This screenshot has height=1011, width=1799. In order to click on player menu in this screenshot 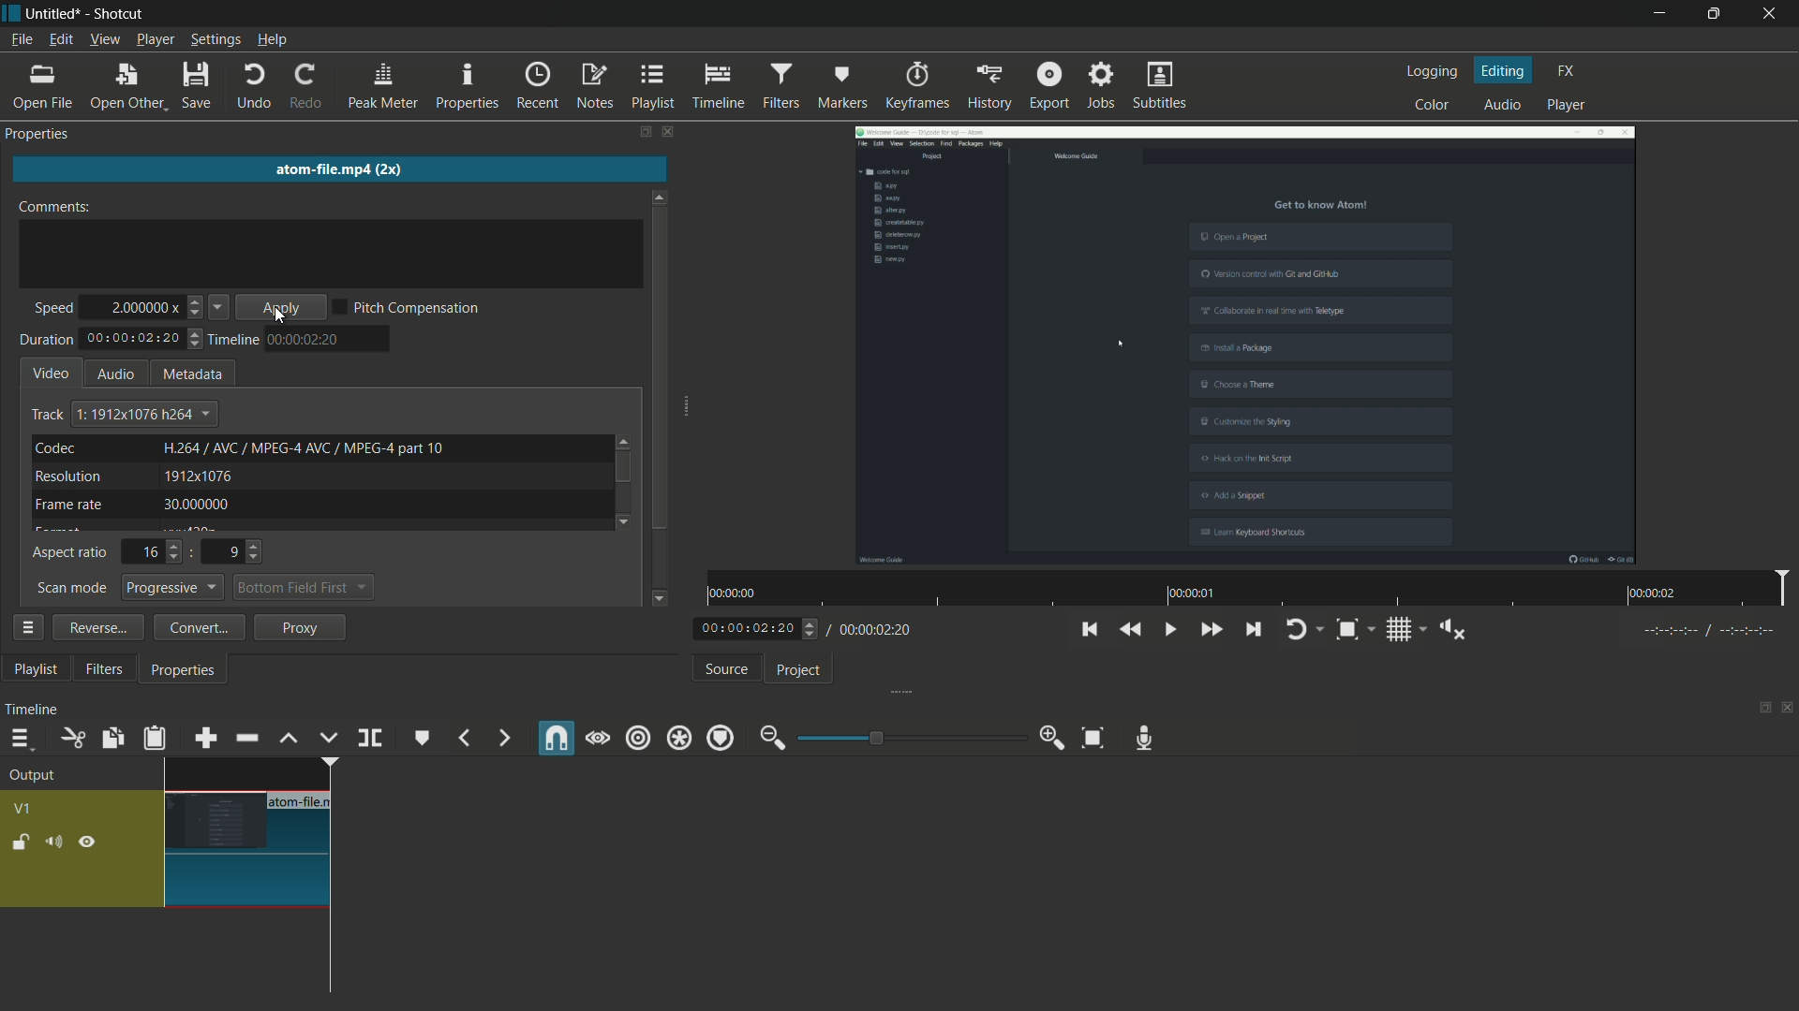, I will do `click(155, 39)`.